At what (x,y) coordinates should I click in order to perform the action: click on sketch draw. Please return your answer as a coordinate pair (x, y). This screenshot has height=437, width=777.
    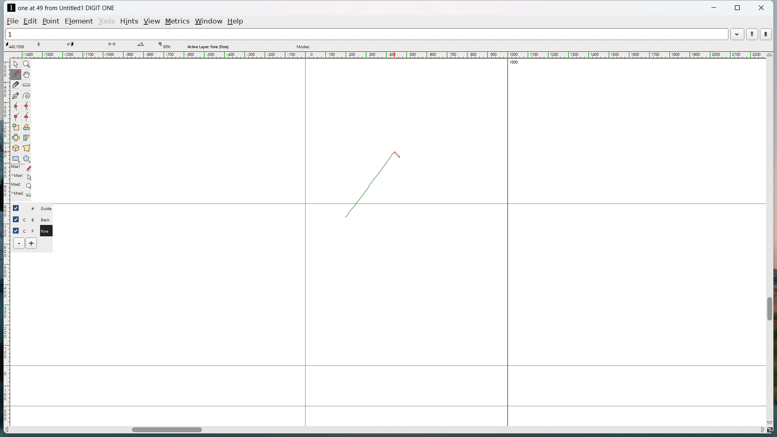
    Looking at the image, I should click on (364, 187).